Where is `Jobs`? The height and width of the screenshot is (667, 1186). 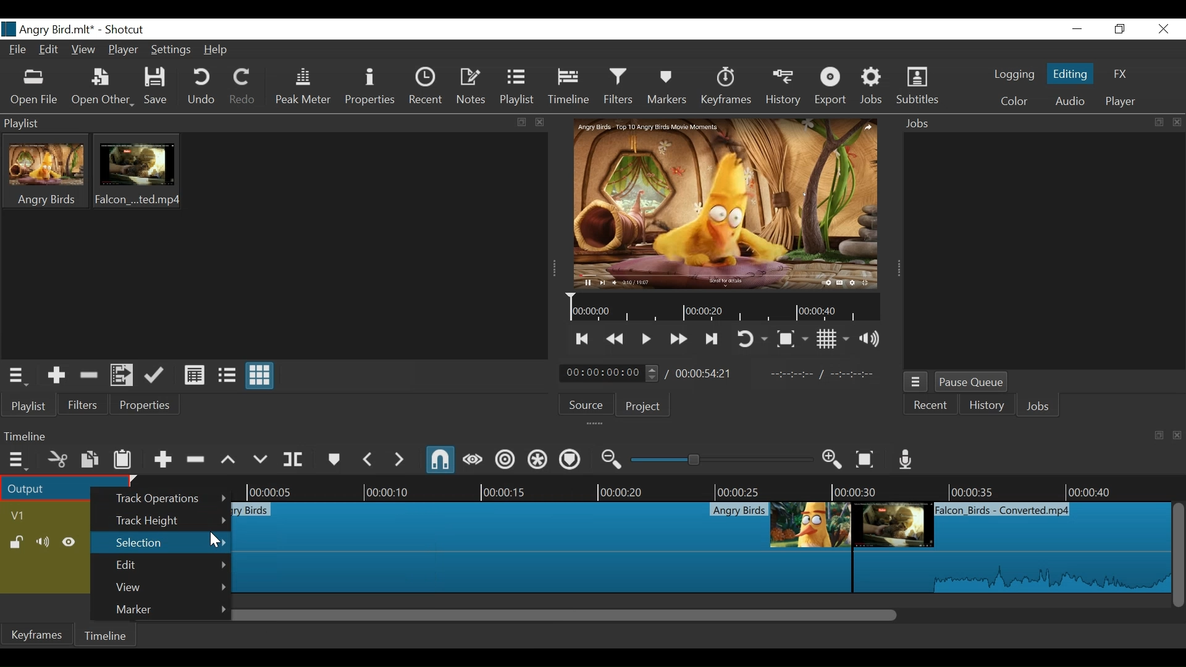 Jobs is located at coordinates (1041, 405).